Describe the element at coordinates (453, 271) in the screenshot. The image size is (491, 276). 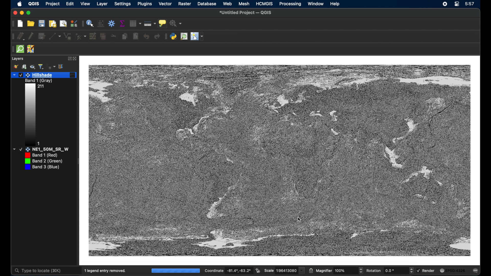
I see `current crs` at that location.